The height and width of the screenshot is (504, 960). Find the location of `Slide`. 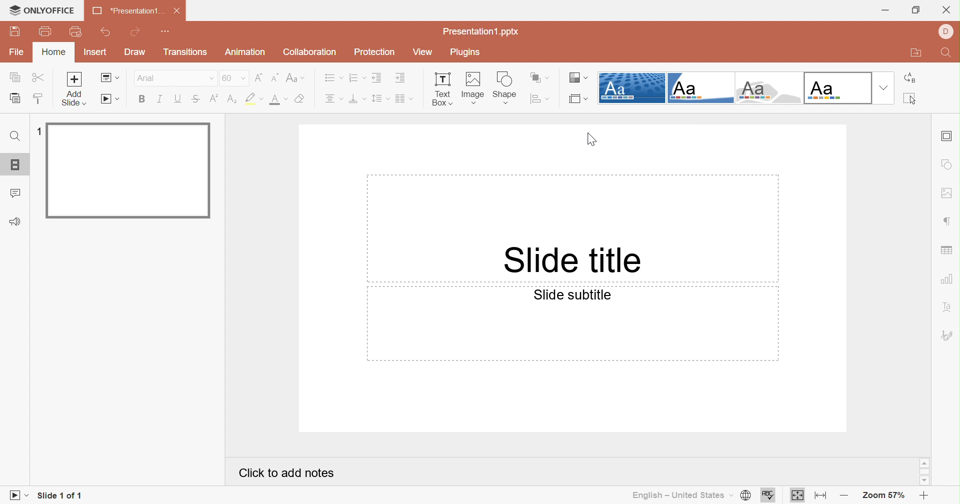

Slide is located at coordinates (129, 172).